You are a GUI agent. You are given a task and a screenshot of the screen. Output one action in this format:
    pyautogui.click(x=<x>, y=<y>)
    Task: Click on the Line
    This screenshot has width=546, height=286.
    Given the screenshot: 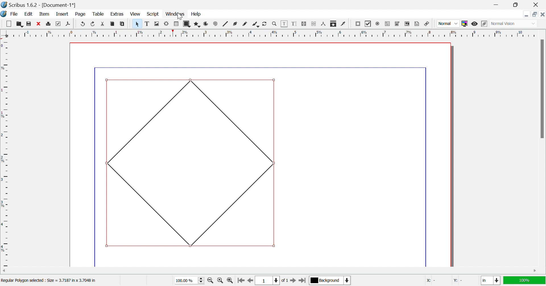 What is the action you would take?
    pyautogui.click(x=226, y=24)
    